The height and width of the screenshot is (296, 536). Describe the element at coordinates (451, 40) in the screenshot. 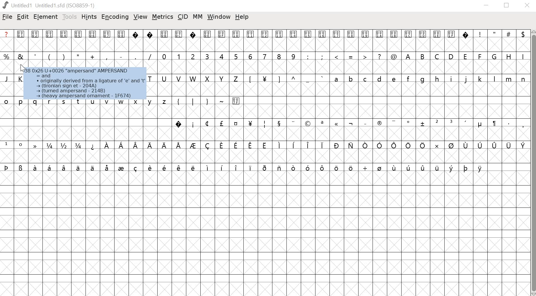

I see `001F` at that location.